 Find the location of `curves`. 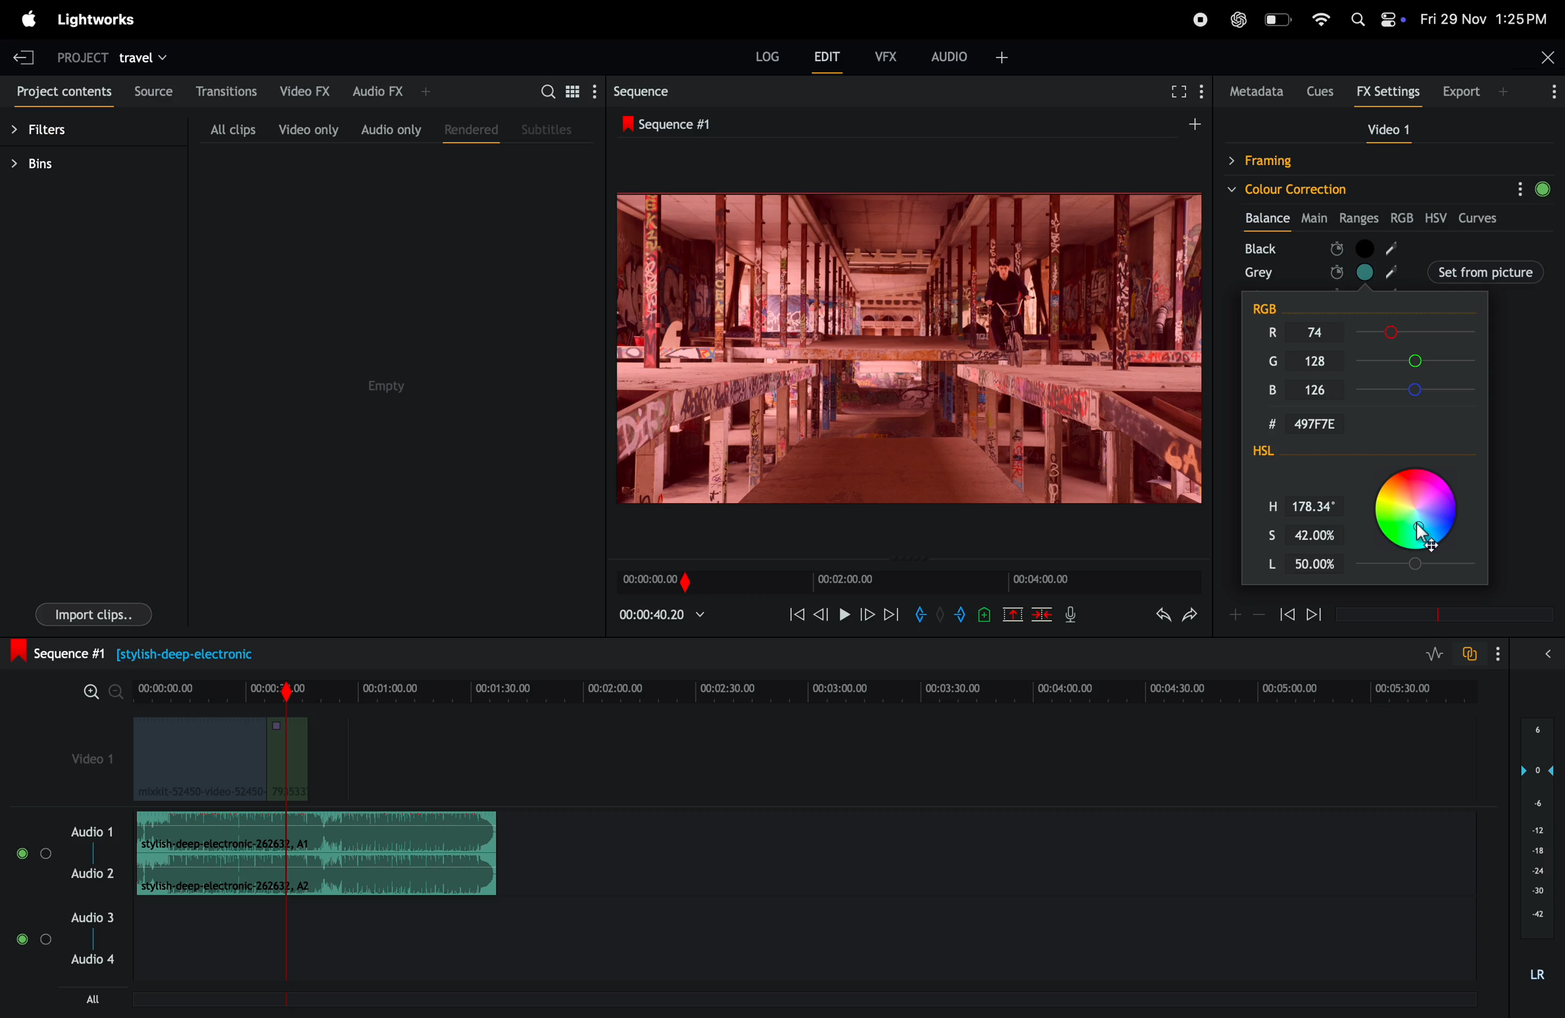

curves is located at coordinates (1482, 218).